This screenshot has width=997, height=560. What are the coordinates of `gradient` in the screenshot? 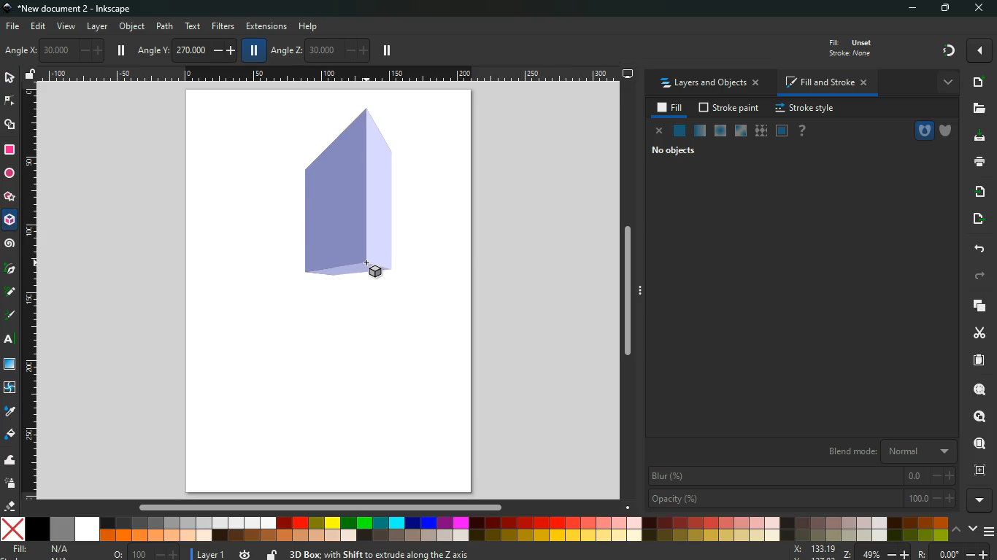 It's located at (950, 50).